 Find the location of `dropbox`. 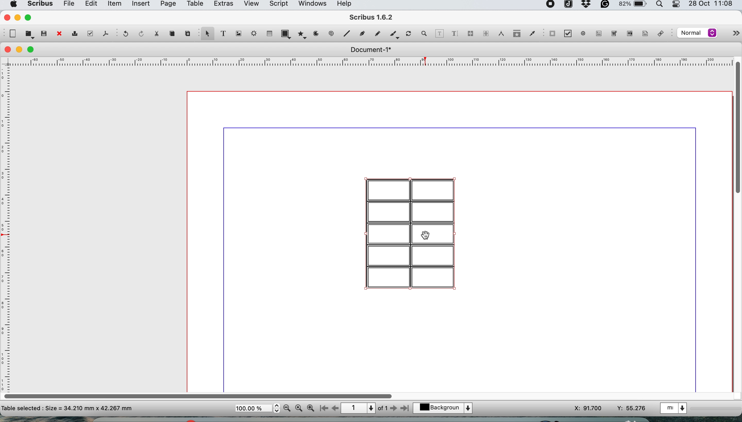

dropbox is located at coordinates (586, 6).